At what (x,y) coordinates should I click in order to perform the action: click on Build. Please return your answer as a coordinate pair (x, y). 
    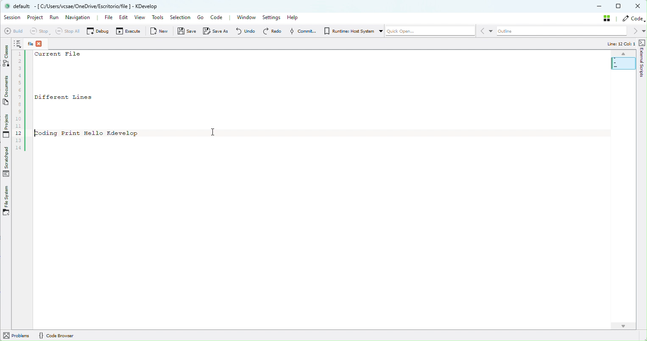
    Looking at the image, I should click on (14, 31).